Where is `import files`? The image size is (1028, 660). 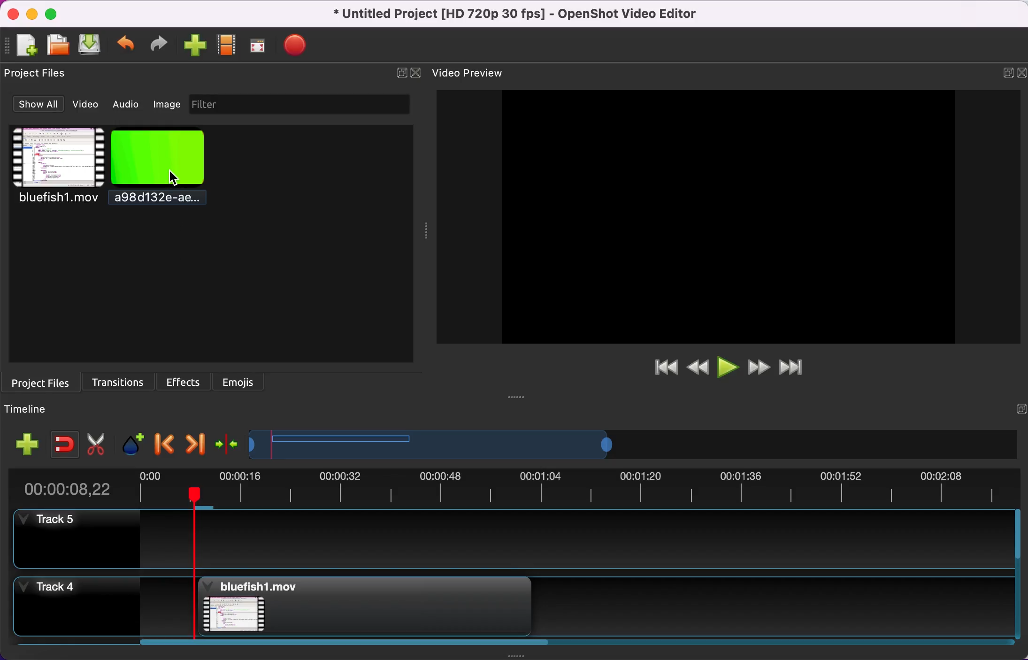 import files is located at coordinates (192, 47).